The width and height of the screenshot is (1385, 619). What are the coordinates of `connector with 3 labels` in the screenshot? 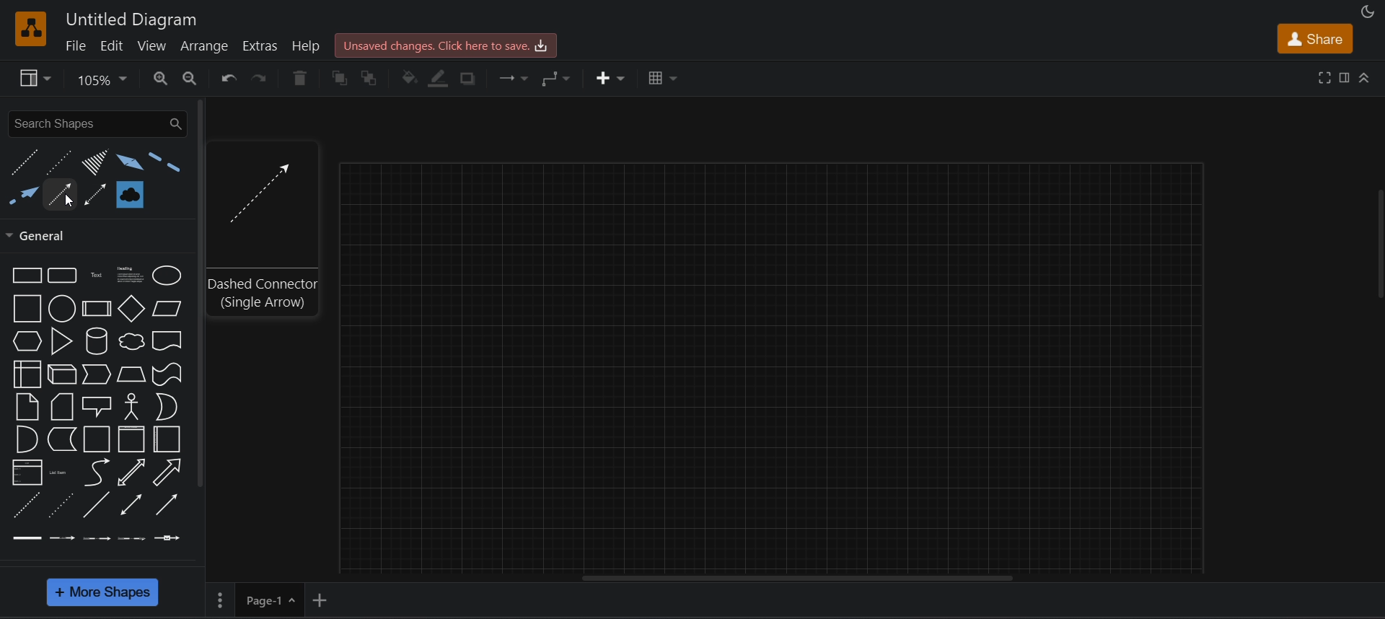 It's located at (131, 537).